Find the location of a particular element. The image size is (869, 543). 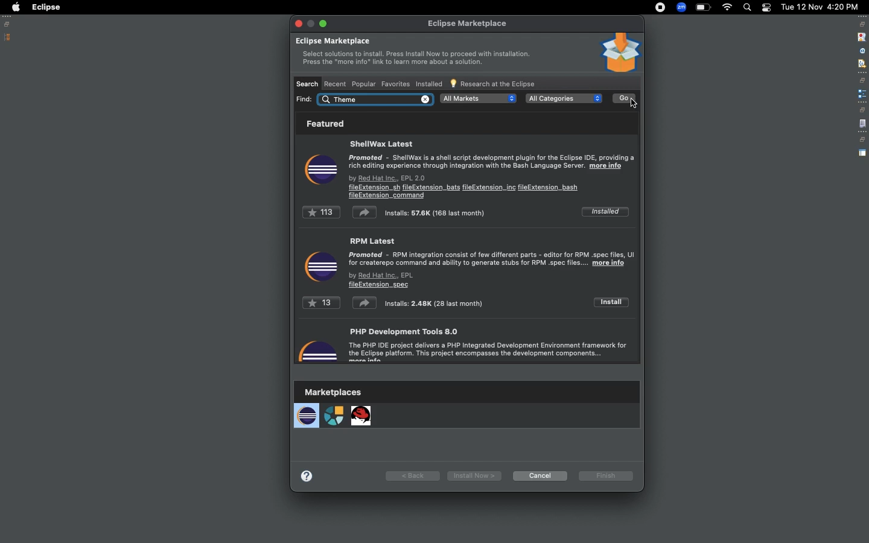

Install is located at coordinates (611, 302).